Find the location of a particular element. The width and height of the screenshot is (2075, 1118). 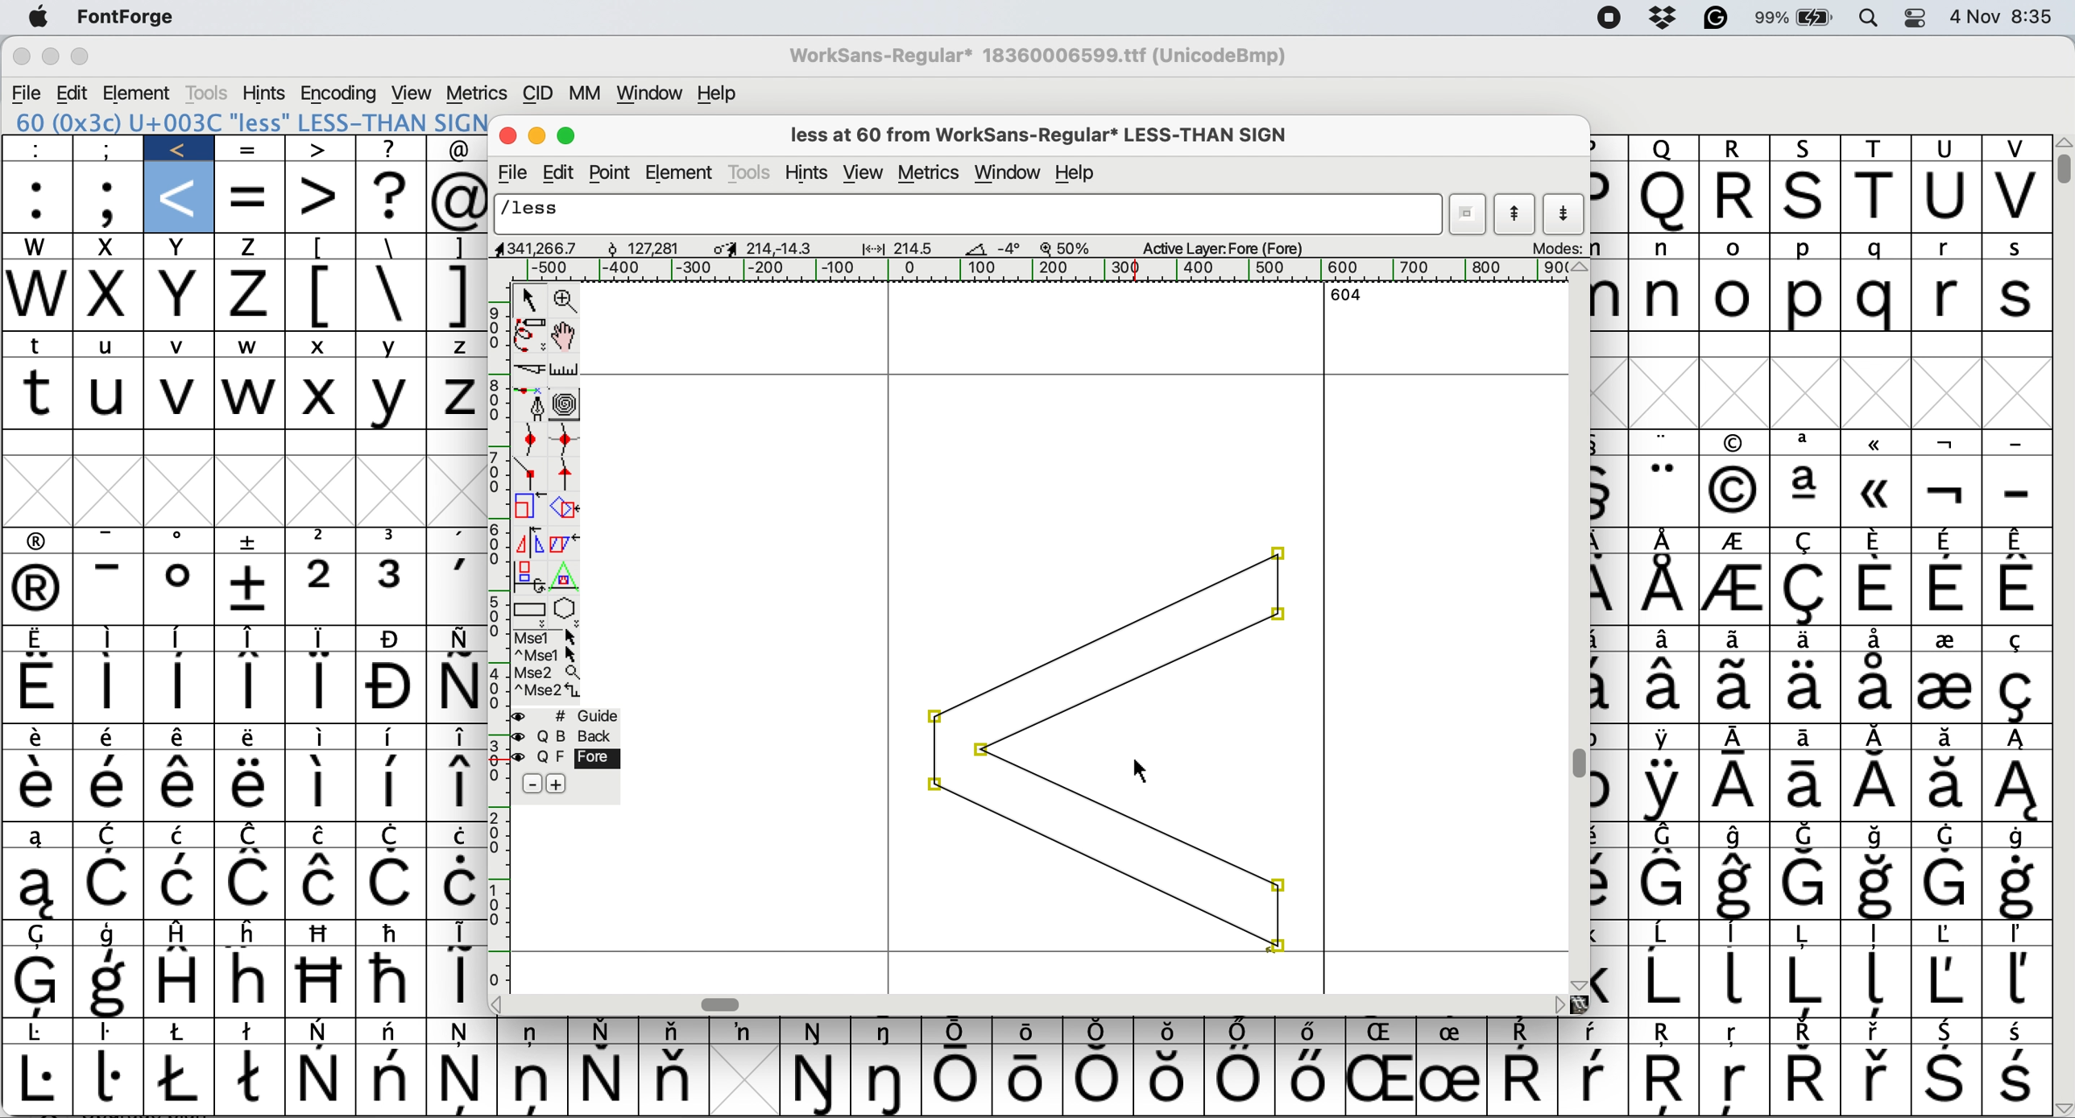

Symbol is located at coordinates (1874, 981).